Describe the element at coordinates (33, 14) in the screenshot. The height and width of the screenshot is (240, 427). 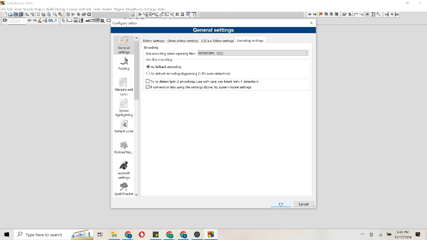
I see `Move down` at that location.